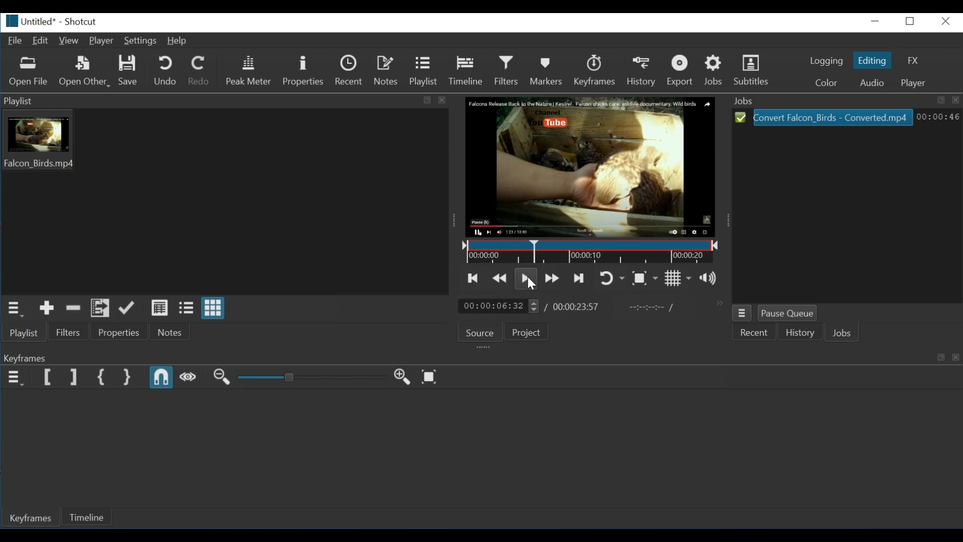 Image resolution: width=963 pixels, height=542 pixels. What do you see at coordinates (754, 333) in the screenshot?
I see `Recent` at bounding box center [754, 333].